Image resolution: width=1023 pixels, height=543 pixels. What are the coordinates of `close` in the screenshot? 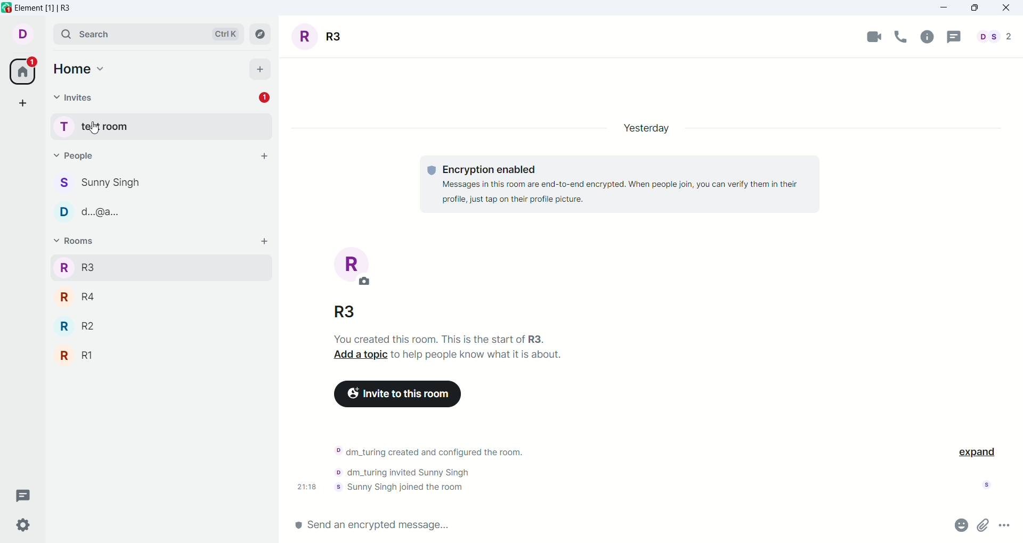 It's located at (1009, 10).